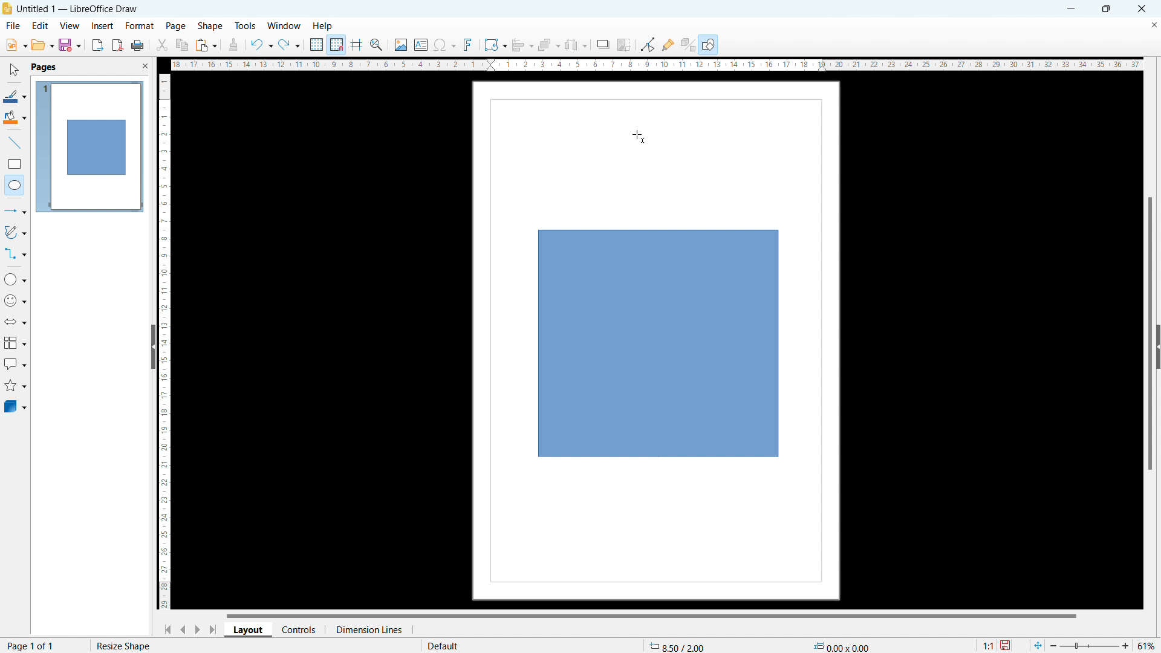 This screenshot has width=1161, height=653. Describe the element at coordinates (210, 27) in the screenshot. I see `shape` at that location.